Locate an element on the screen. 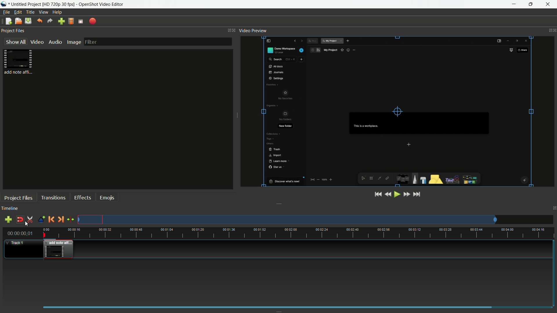  maximize is located at coordinates (532, 4).